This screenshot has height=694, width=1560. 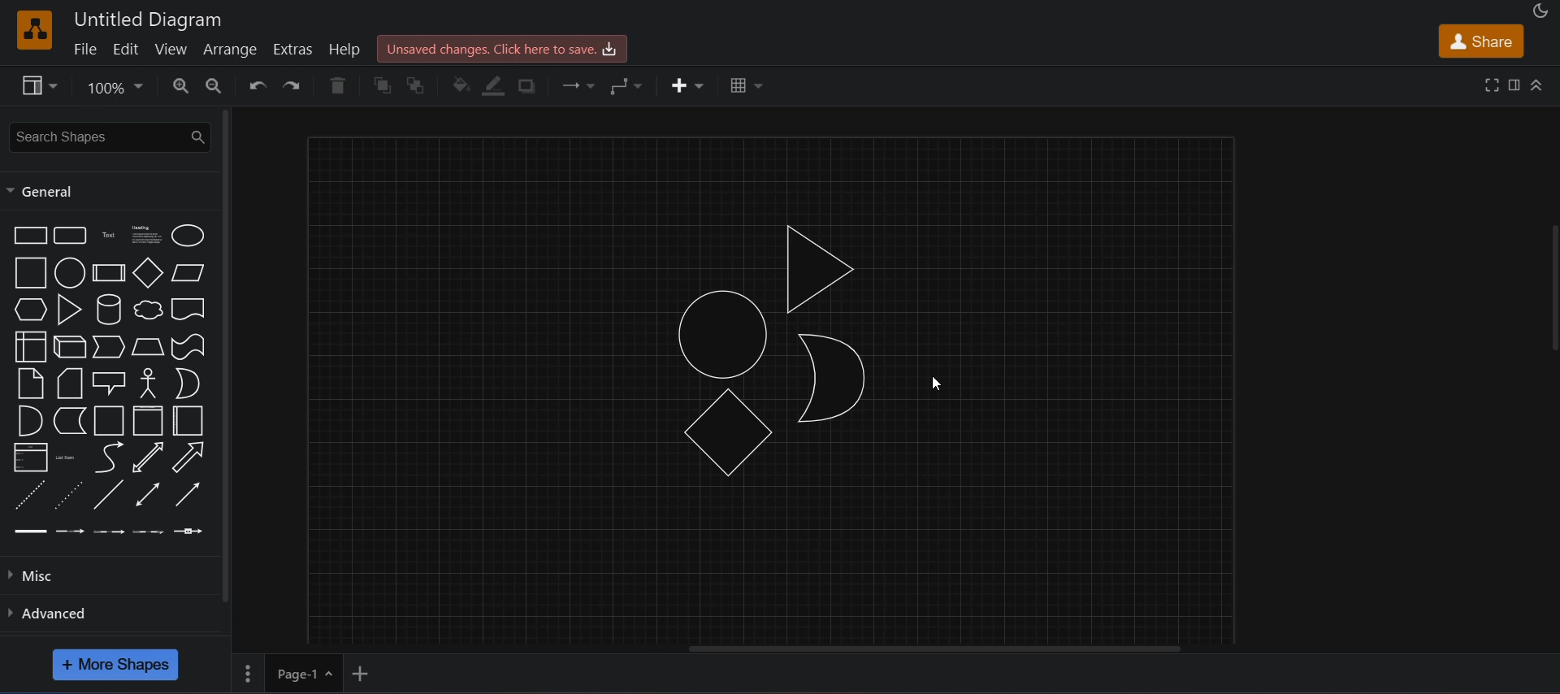 I want to click on untitled diagram, so click(x=149, y=18).